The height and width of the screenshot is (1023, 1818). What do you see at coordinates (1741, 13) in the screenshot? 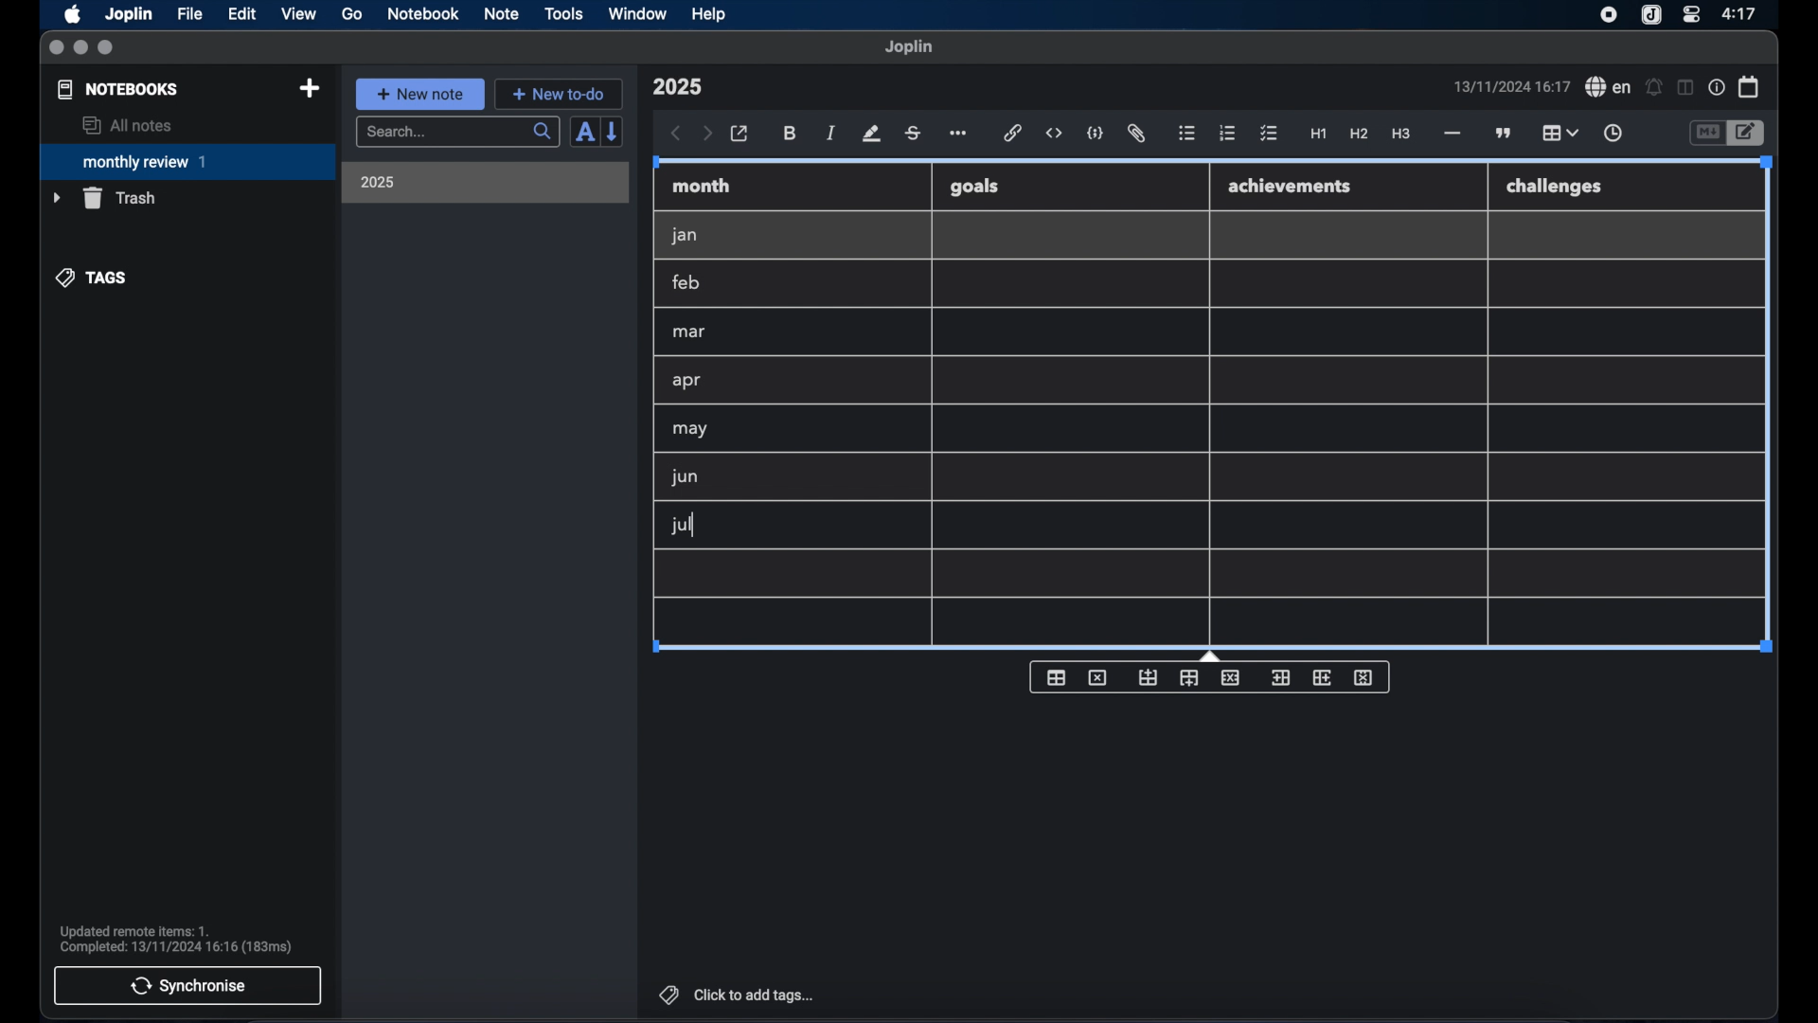
I see `time` at bounding box center [1741, 13].